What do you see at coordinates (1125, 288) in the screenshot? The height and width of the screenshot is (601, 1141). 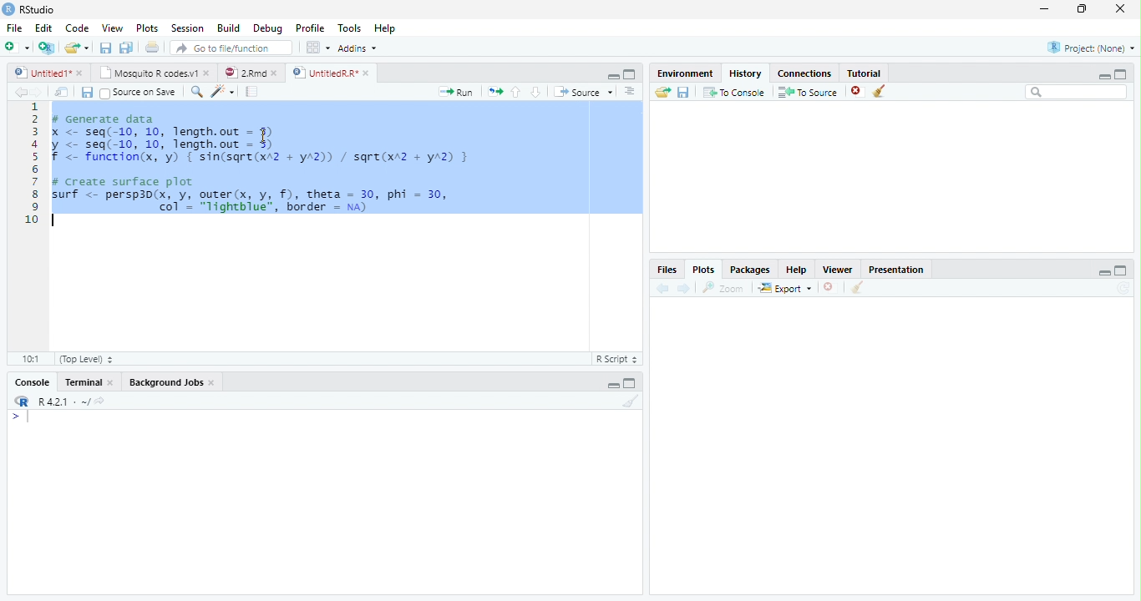 I see `Refresh current plot` at bounding box center [1125, 288].